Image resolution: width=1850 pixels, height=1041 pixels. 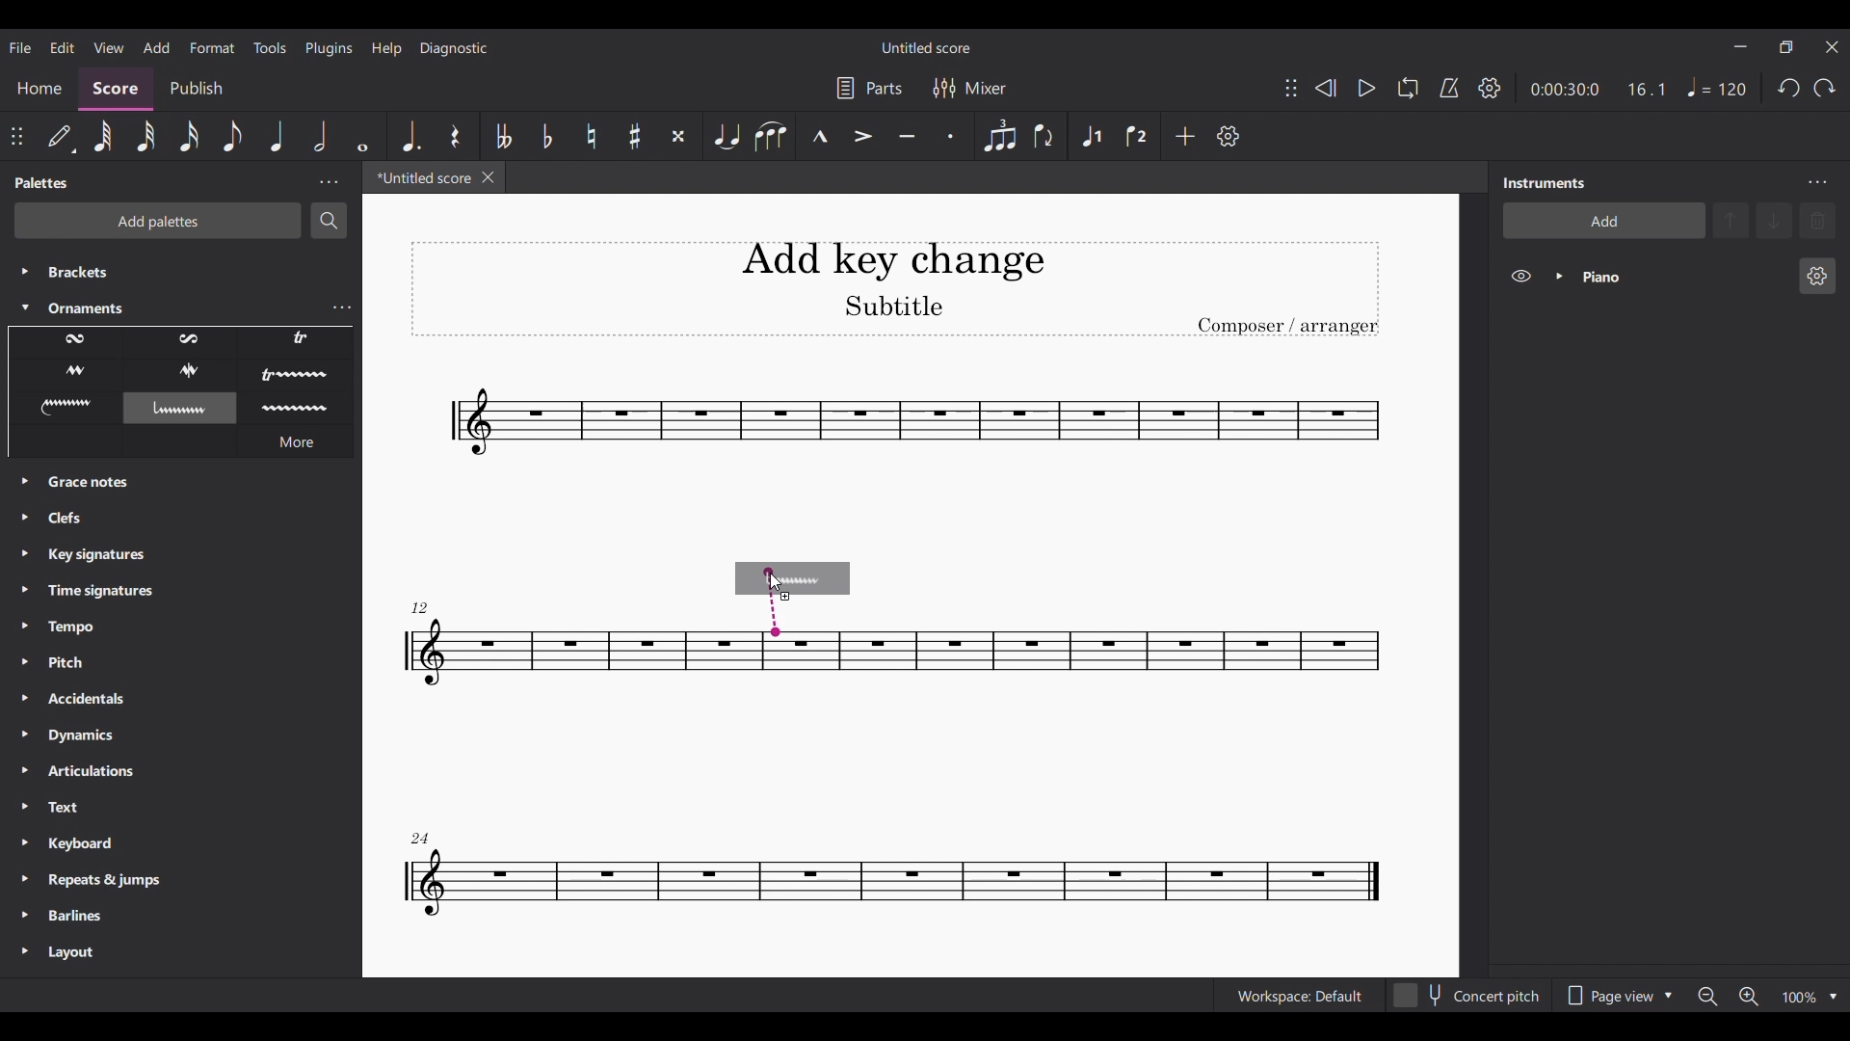 I want to click on Piano settings, so click(x=1818, y=276).